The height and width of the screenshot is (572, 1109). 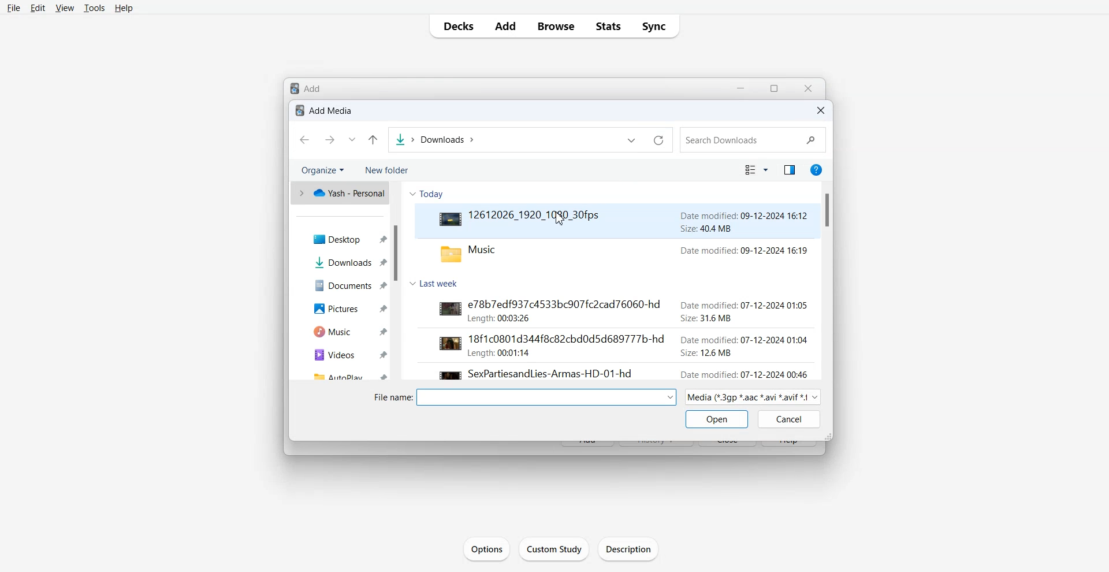 What do you see at coordinates (304, 140) in the screenshot?
I see `Go Back` at bounding box center [304, 140].